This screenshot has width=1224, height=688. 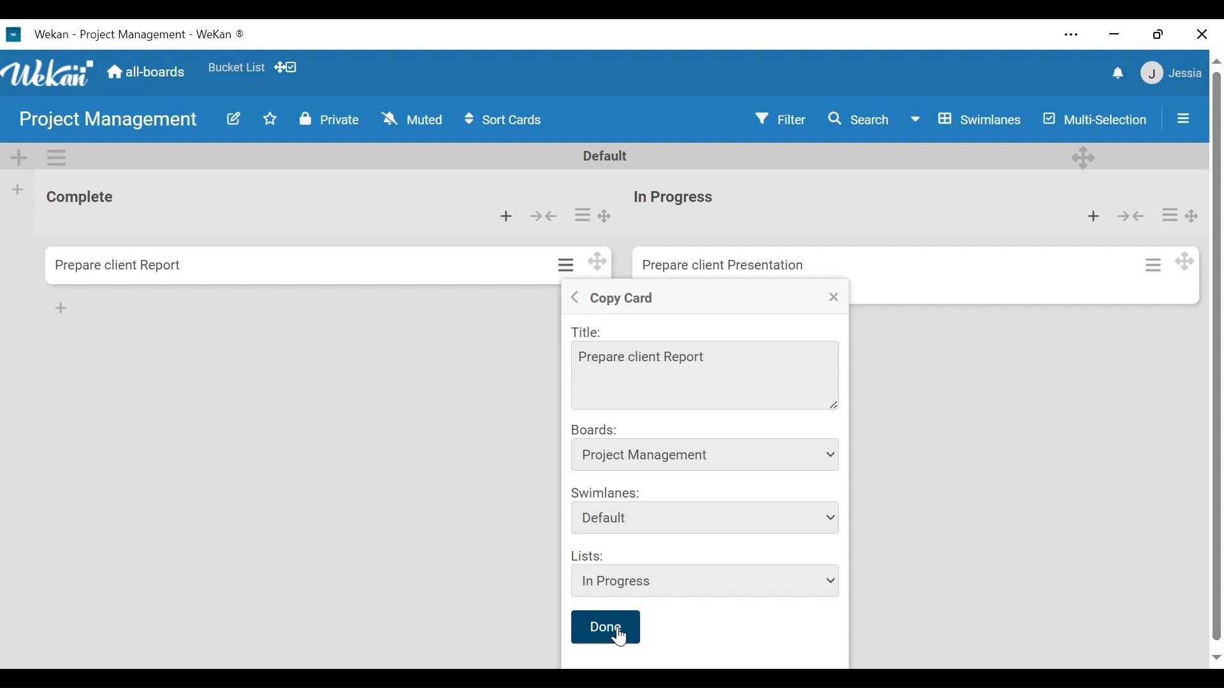 What do you see at coordinates (588, 554) in the screenshot?
I see `Lists` at bounding box center [588, 554].